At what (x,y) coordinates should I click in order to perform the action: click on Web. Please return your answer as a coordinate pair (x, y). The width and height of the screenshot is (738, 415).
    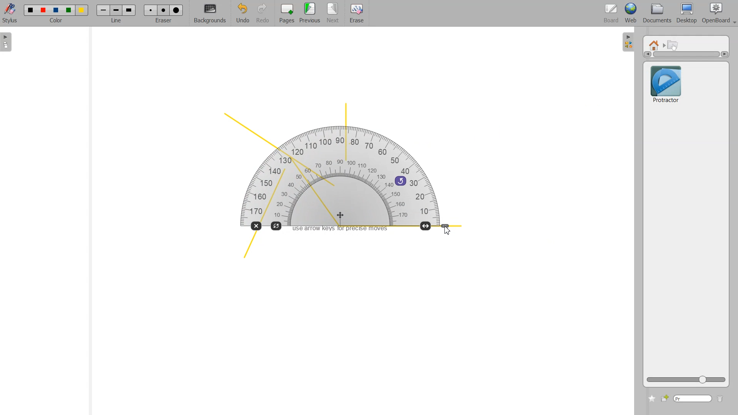
    Looking at the image, I should click on (631, 13).